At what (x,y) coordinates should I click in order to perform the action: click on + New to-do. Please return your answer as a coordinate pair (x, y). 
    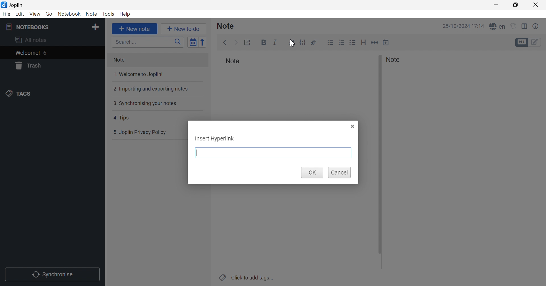
    Looking at the image, I should click on (184, 29).